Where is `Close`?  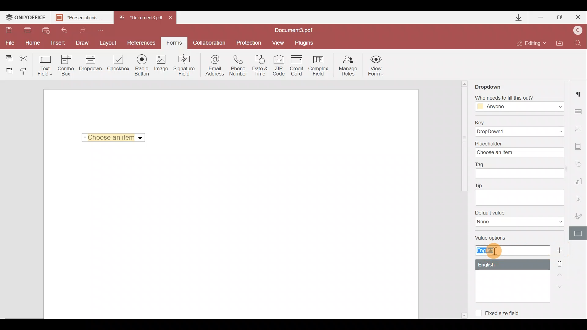 Close is located at coordinates (578, 16).